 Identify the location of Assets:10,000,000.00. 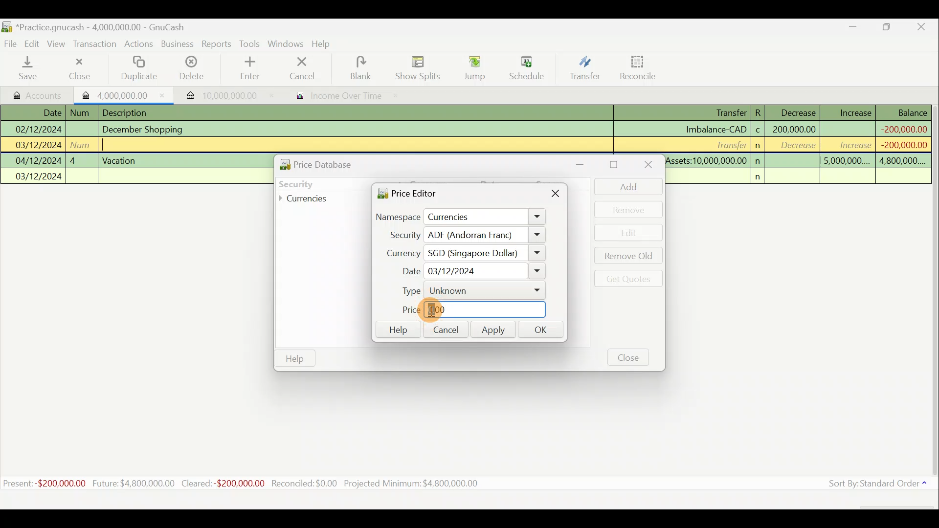
(706, 159).